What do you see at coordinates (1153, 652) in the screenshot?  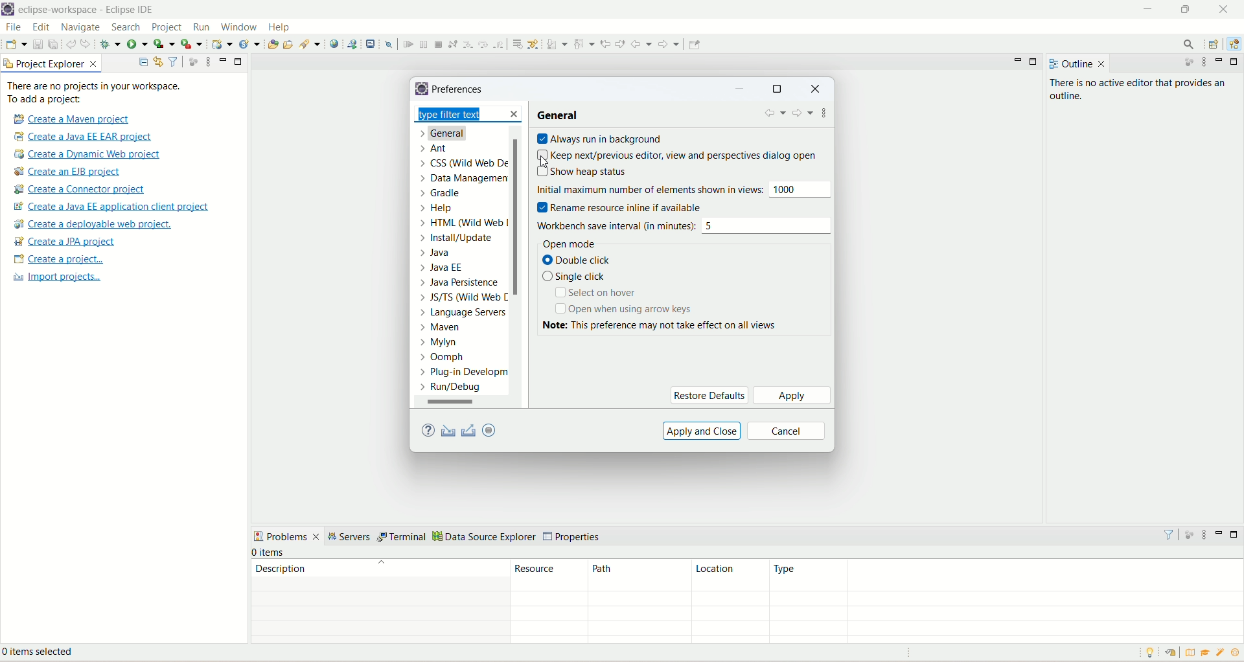 I see `tip of the day` at bounding box center [1153, 652].